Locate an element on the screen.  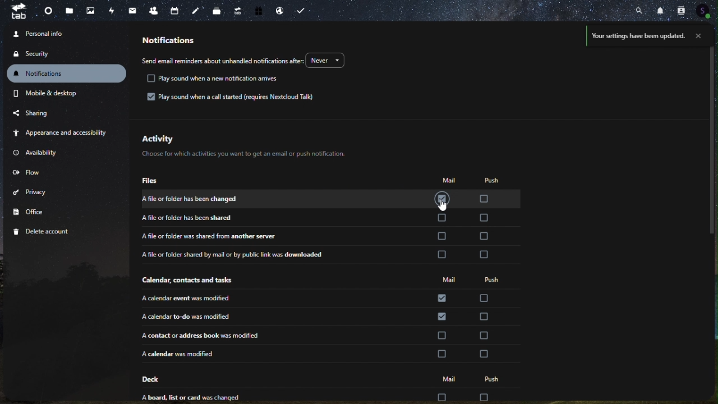
files is located at coordinates (153, 180).